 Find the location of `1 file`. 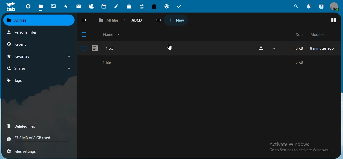

1 file is located at coordinates (105, 62).